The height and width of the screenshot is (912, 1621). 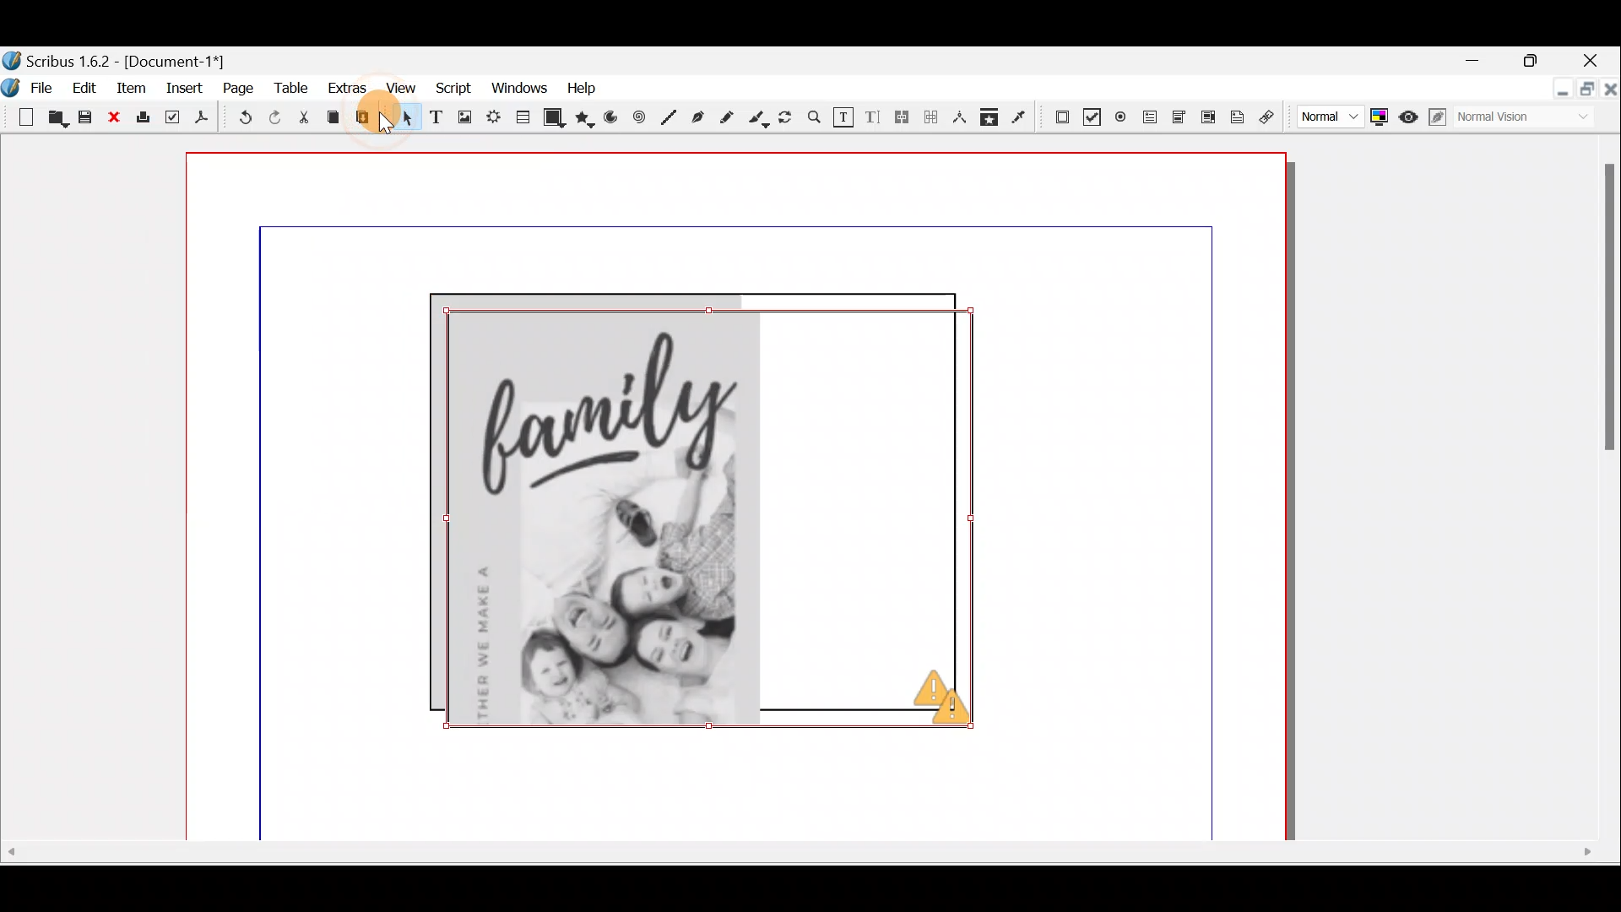 What do you see at coordinates (1597, 495) in the screenshot?
I see `Scroll bar` at bounding box center [1597, 495].